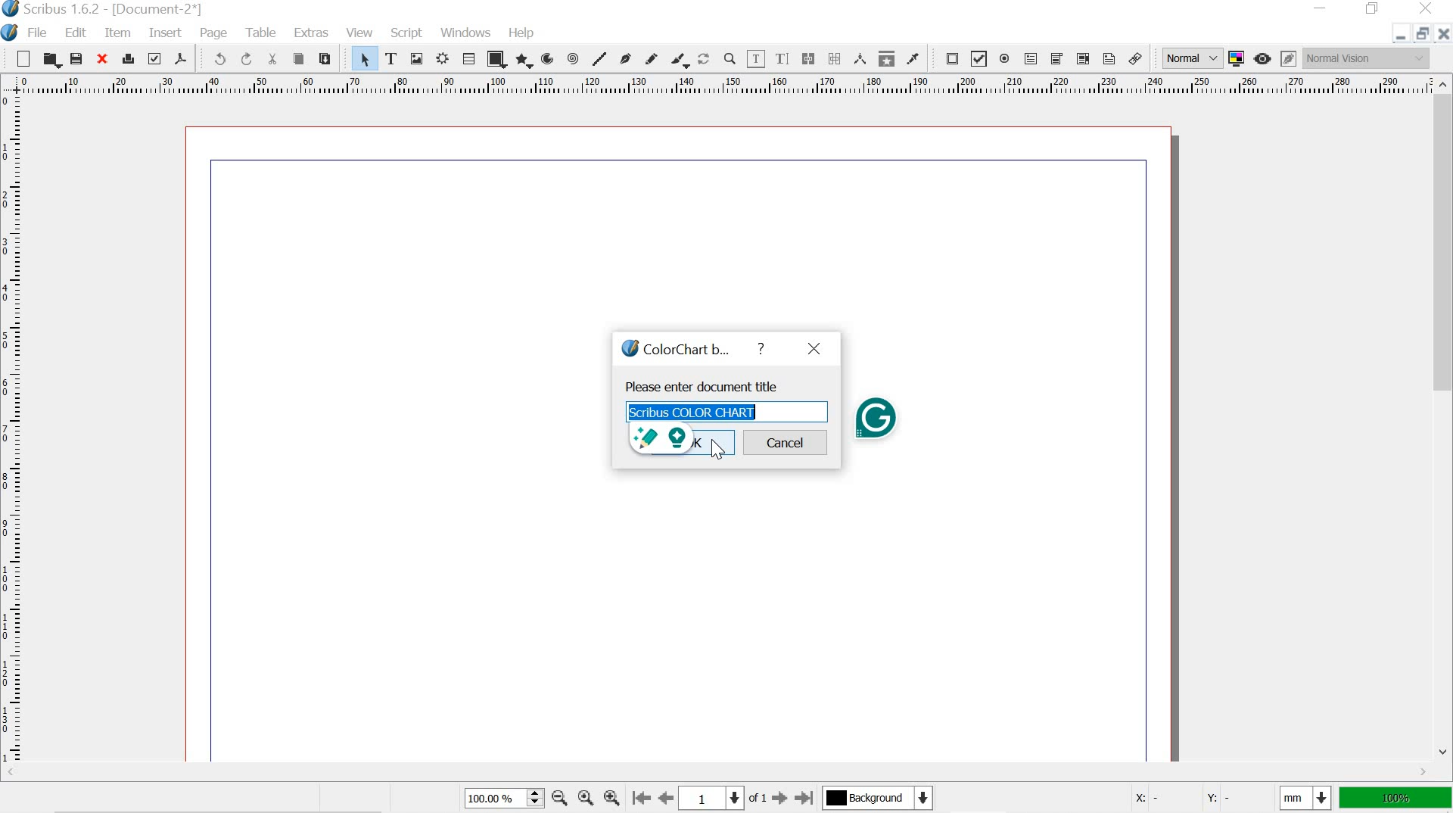 The width and height of the screenshot is (1453, 813). I want to click on insert, so click(164, 33).